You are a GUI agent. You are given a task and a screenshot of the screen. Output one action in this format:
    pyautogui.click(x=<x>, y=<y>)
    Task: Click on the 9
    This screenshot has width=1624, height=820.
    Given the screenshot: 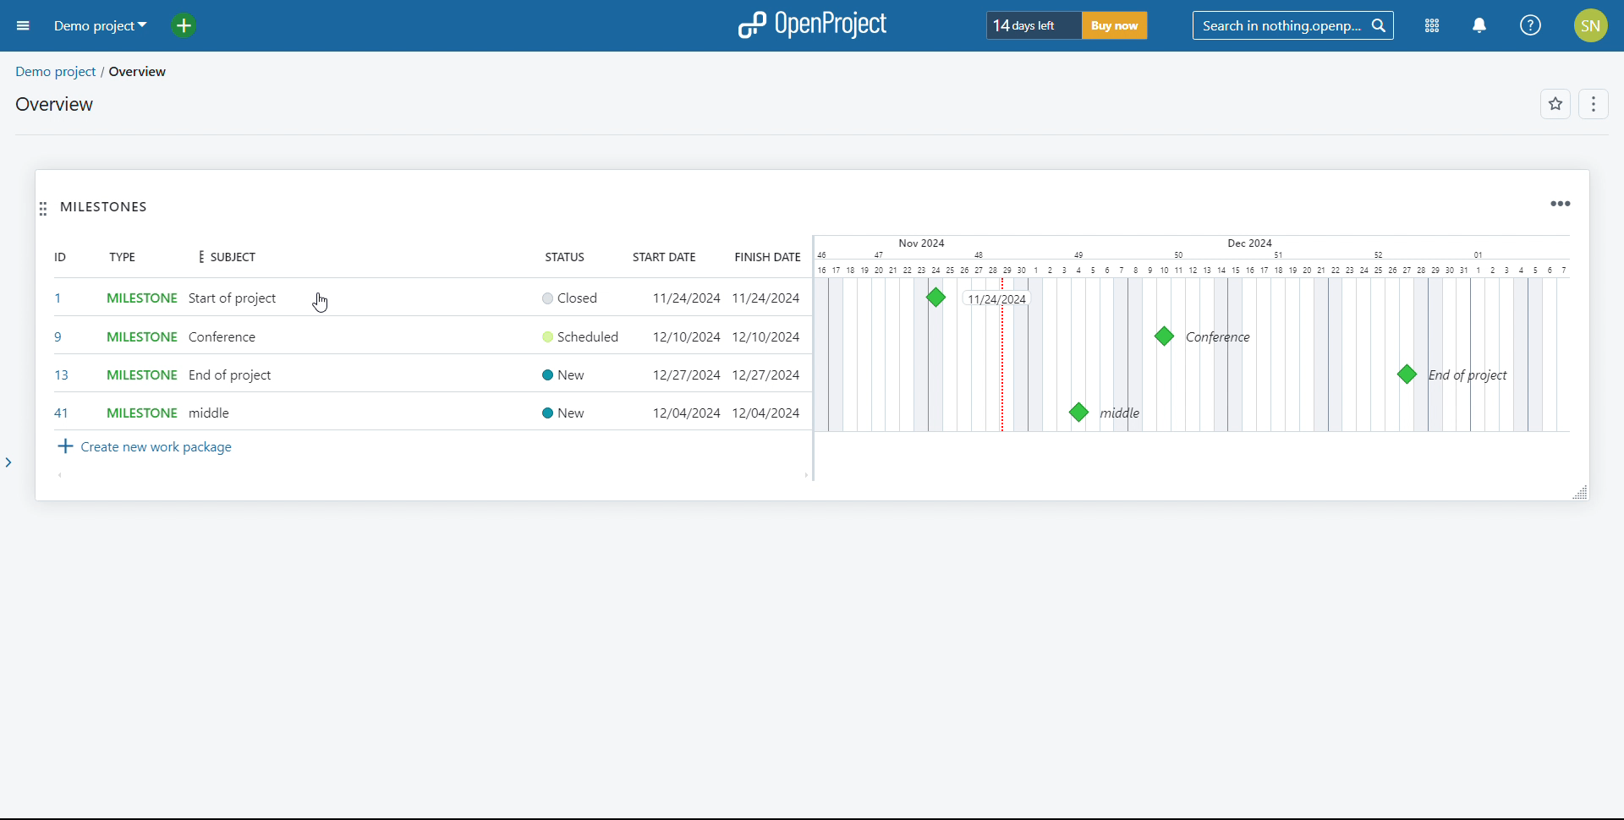 What is the action you would take?
    pyautogui.click(x=56, y=333)
    